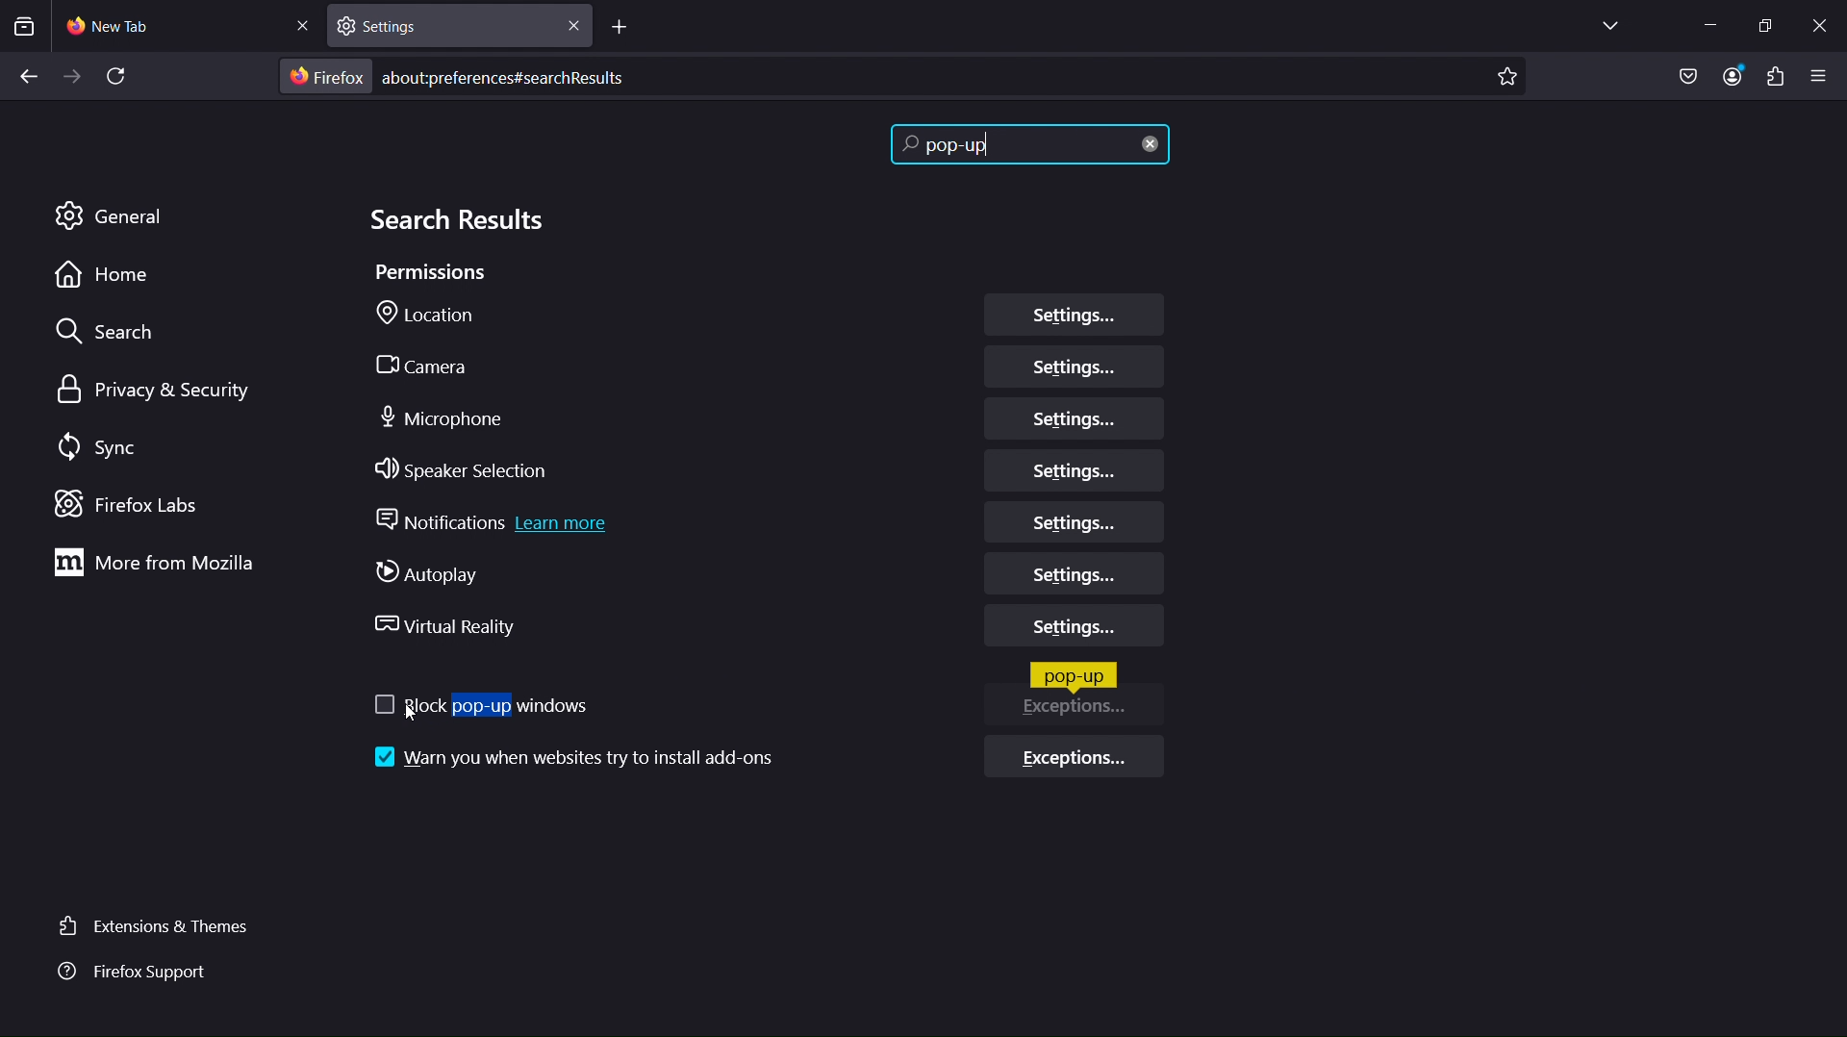 Image resolution: width=1847 pixels, height=1037 pixels. Describe the element at coordinates (1076, 760) in the screenshot. I see `Exceptions` at that location.